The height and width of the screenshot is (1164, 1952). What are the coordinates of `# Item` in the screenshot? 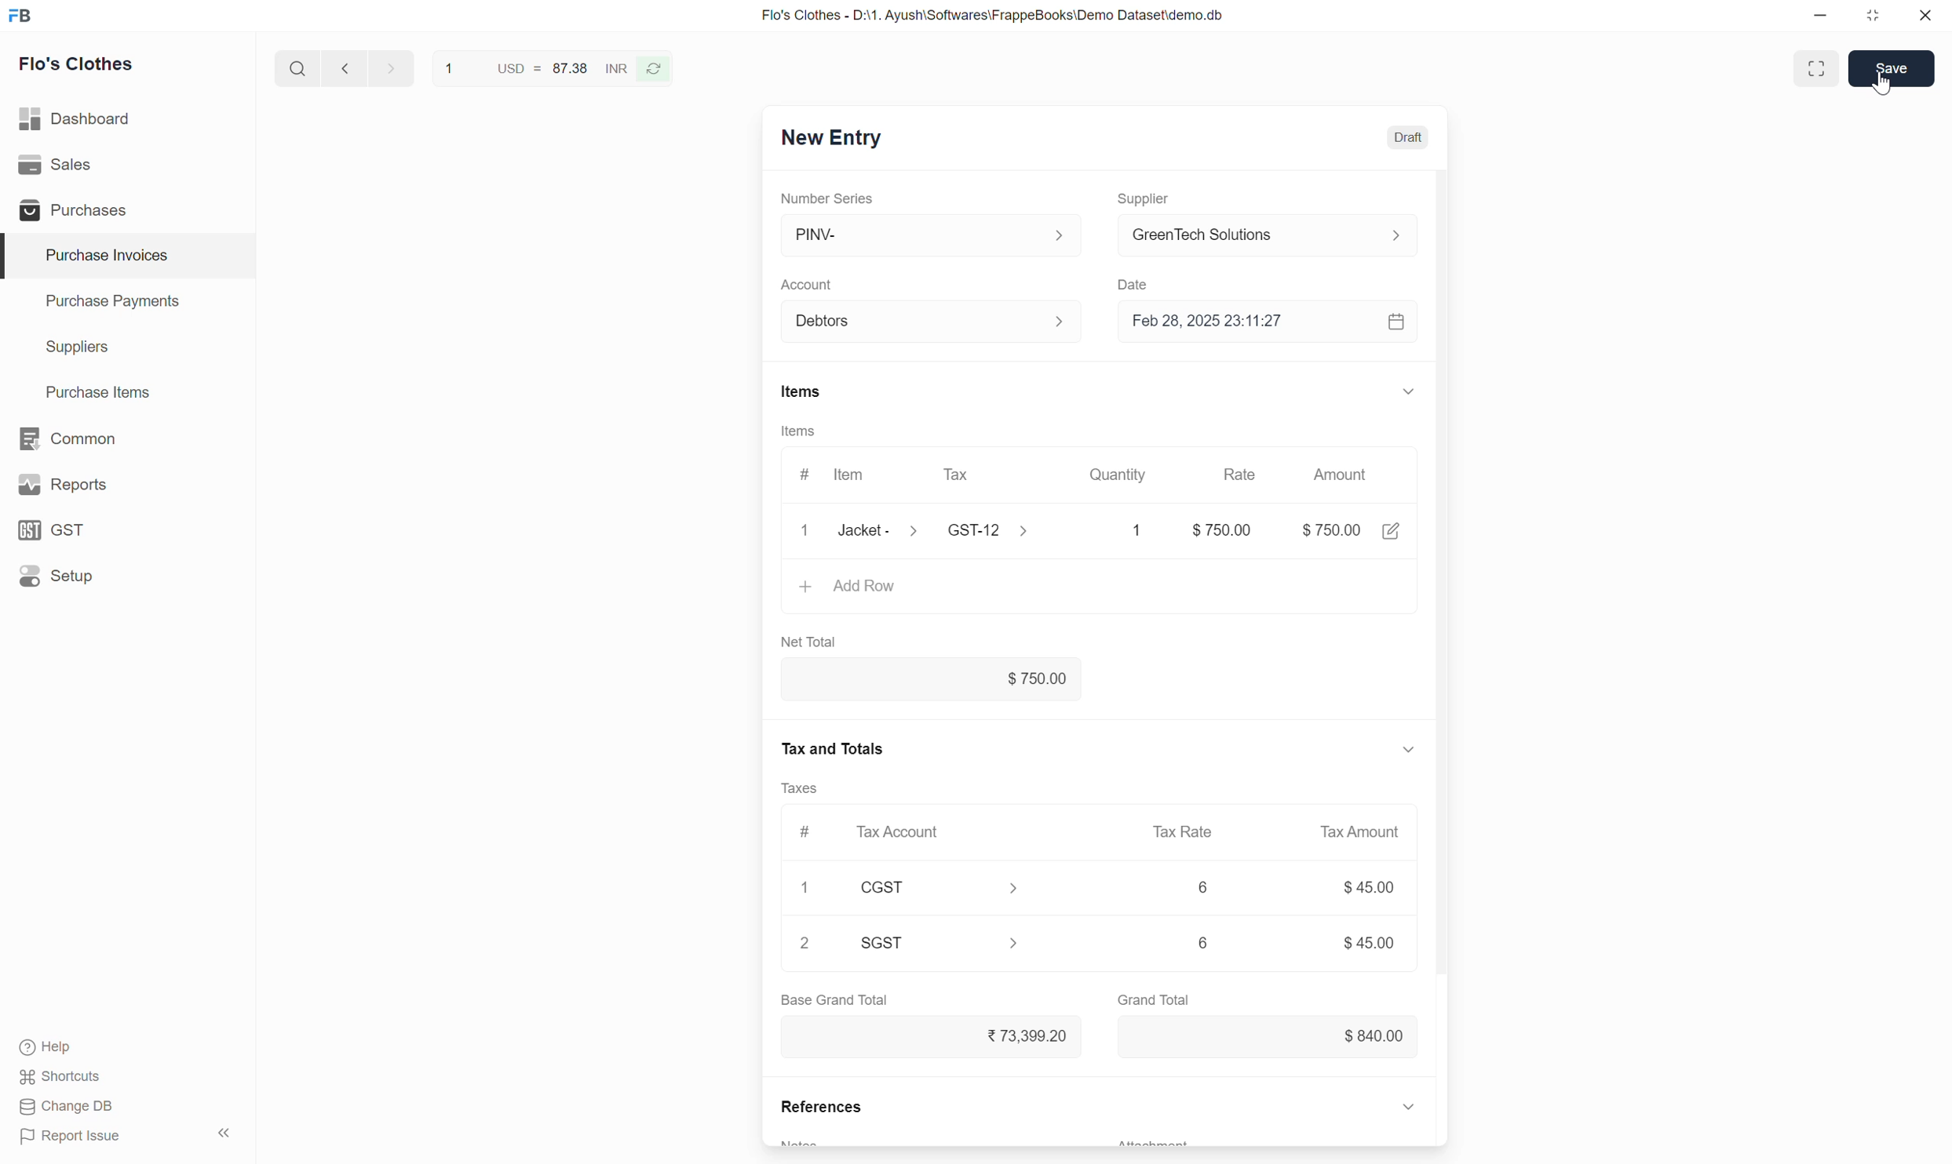 It's located at (837, 476).